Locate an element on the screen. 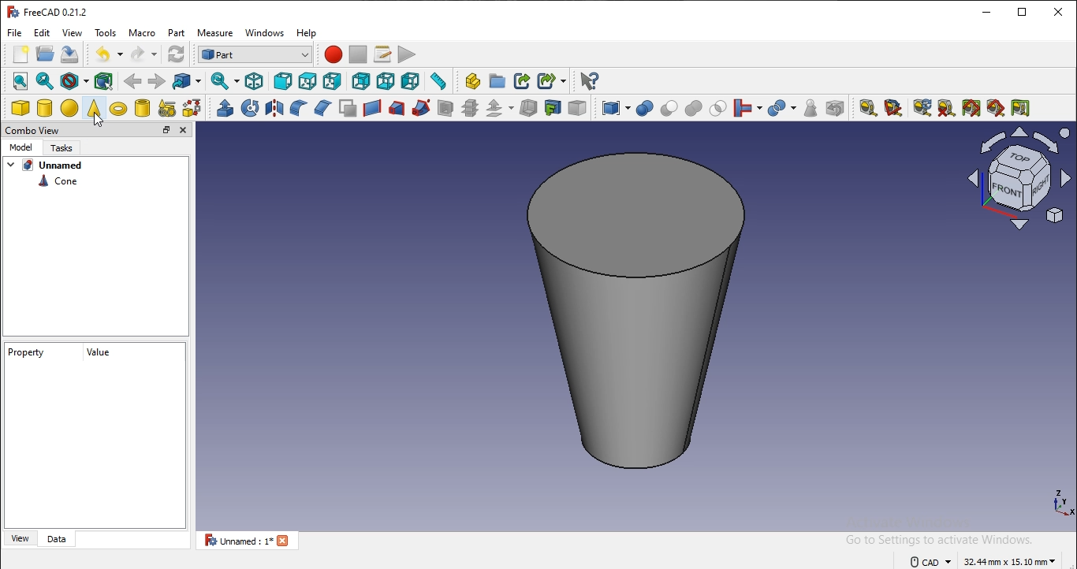 This screenshot has width=1077, height=569. measure is located at coordinates (214, 33).